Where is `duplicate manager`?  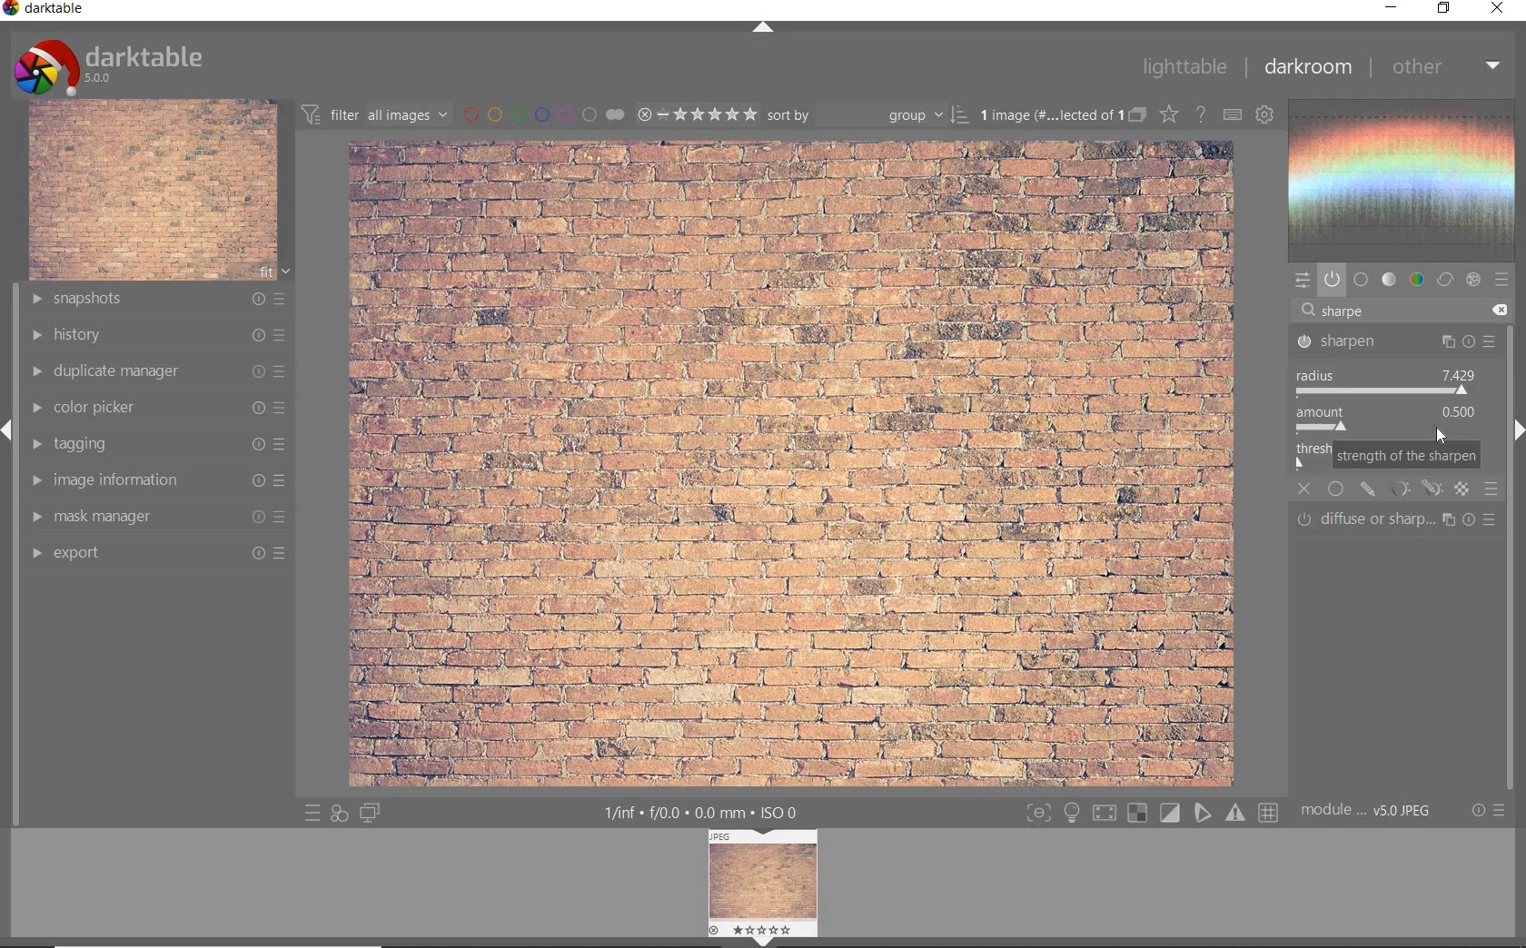 duplicate manager is located at coordinates (160, 373).